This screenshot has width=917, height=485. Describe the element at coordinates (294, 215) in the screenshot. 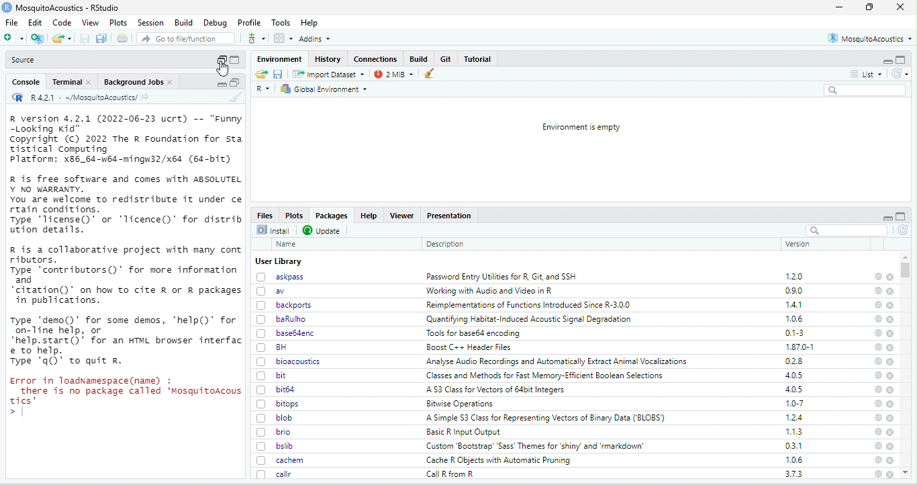

I see `Plots` at that location.